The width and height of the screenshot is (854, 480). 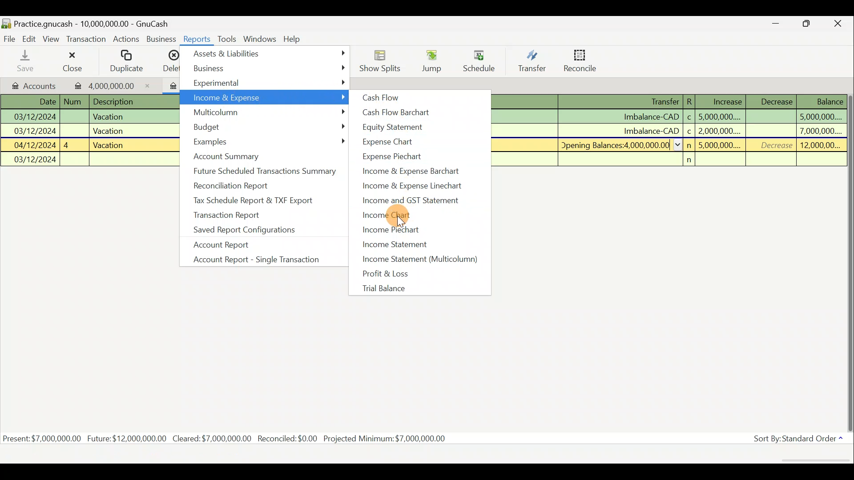 I want to click on File, so click(x=10, y=39).